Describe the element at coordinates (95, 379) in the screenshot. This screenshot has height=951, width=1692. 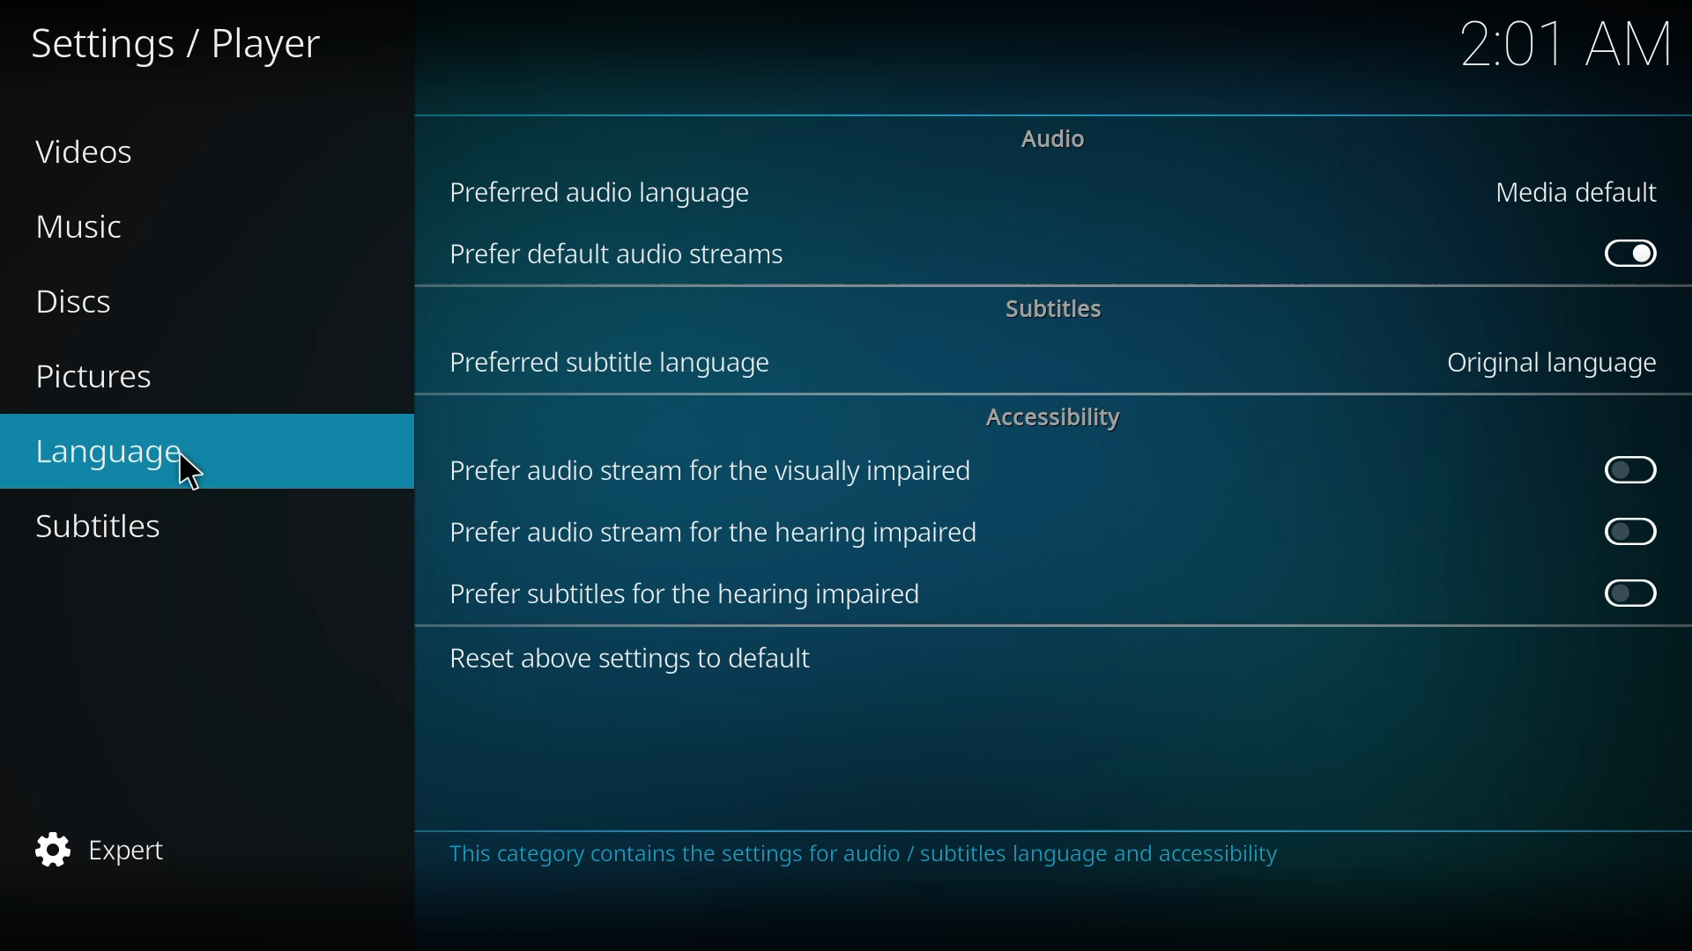
I see `pictures` at that location.